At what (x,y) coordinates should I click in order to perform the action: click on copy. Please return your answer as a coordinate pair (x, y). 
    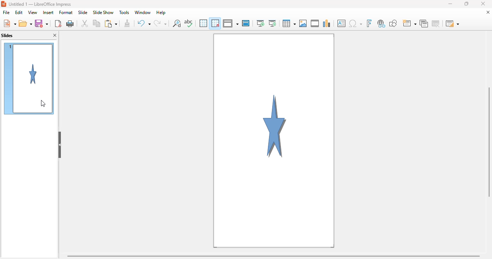
    Looking at the image, I should click on (97, 23).